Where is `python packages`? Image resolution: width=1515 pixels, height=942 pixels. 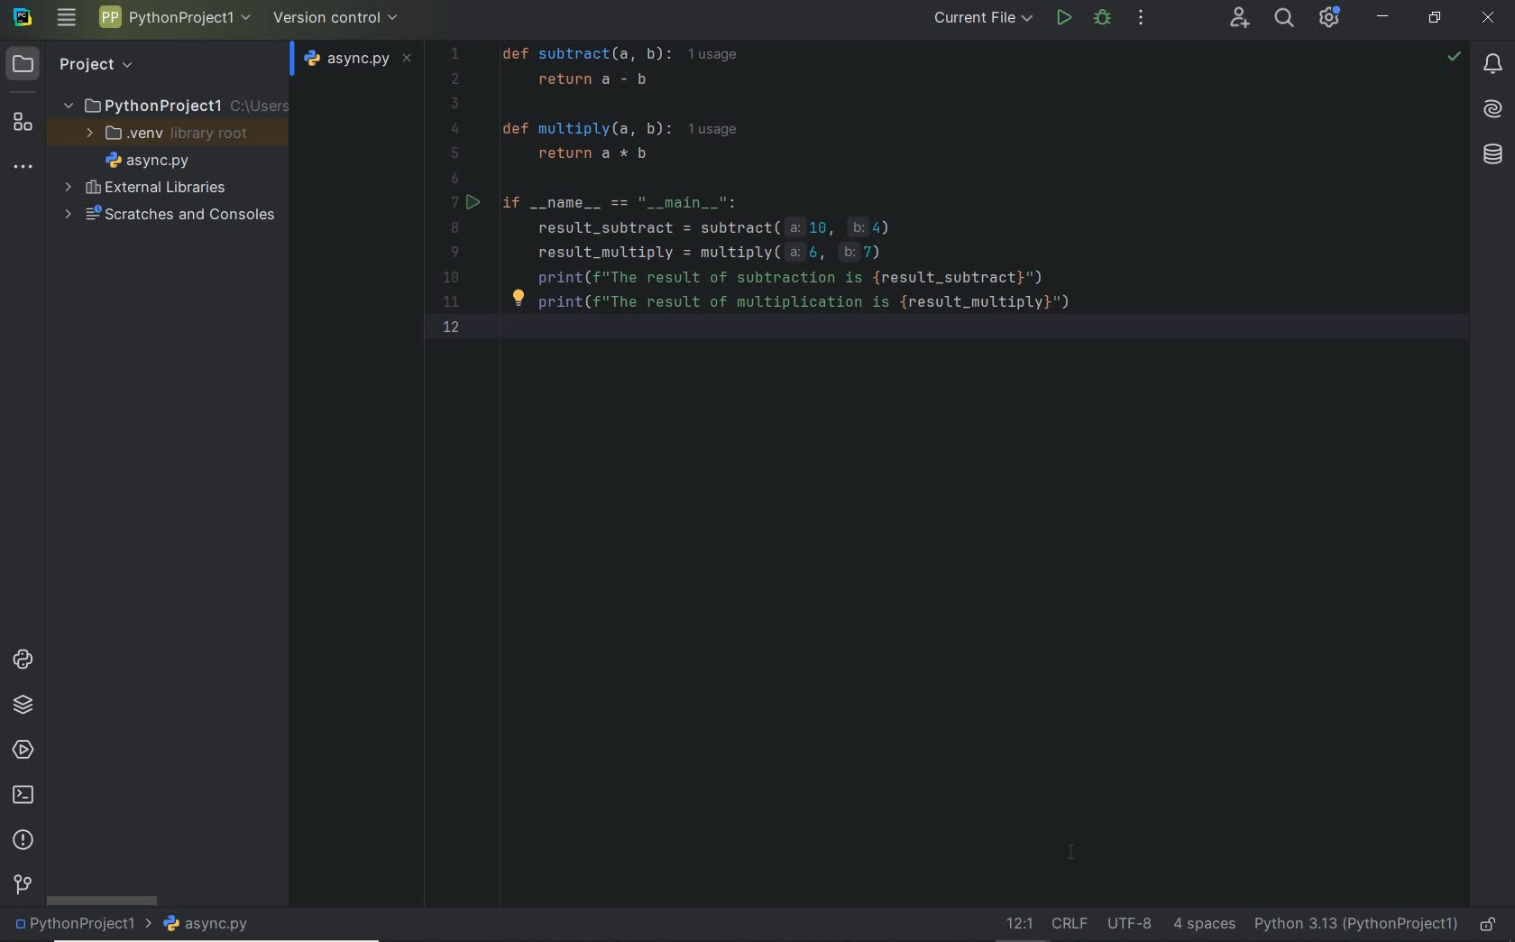
python packages is located at coordinates (22, 706).